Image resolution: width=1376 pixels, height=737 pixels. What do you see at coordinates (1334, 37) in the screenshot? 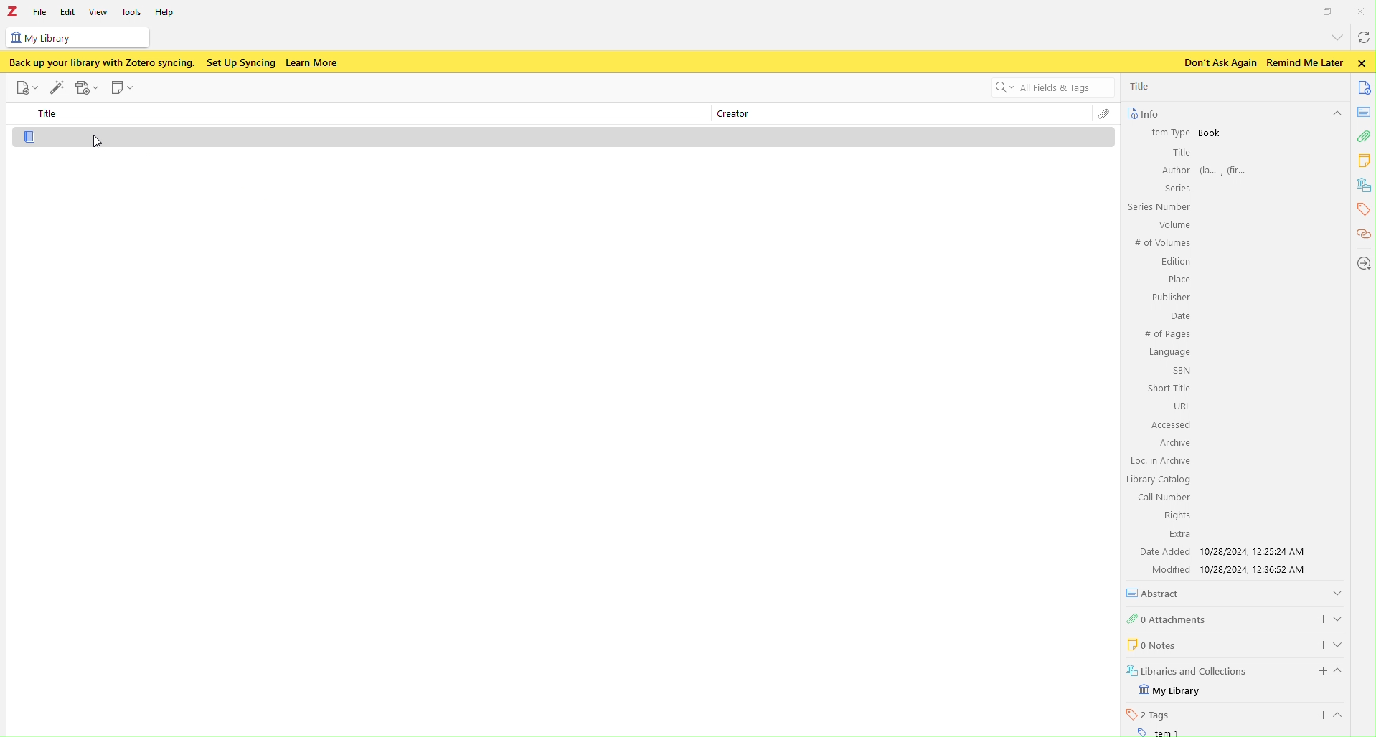
I see `dropdown` at bounding box center [1334, 37].